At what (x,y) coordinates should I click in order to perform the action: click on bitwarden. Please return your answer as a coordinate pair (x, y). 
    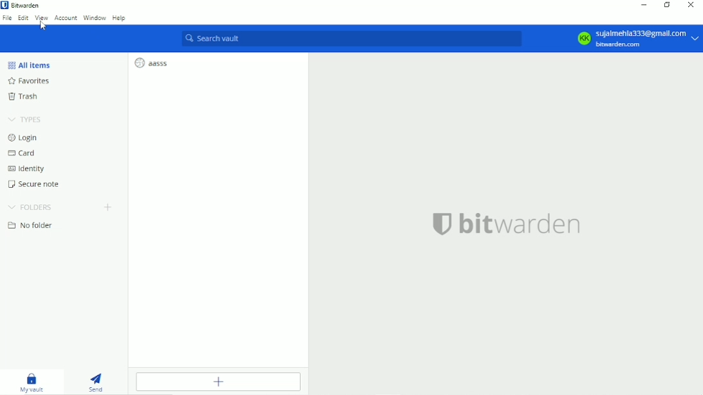
    Looking at the image, I should click on (523, 225).